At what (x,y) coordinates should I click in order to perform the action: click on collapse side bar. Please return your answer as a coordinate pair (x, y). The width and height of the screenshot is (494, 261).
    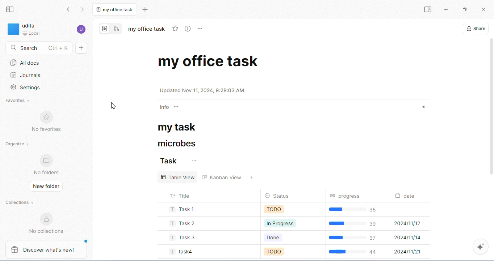
    Looking at the image, I should click on (11, 10).